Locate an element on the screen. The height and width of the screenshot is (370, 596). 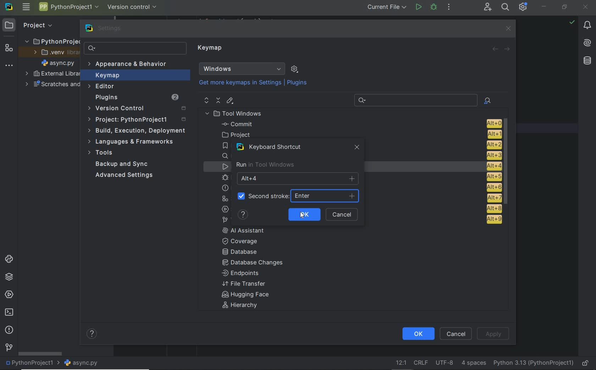
current file is located at coordinates (385, 8).